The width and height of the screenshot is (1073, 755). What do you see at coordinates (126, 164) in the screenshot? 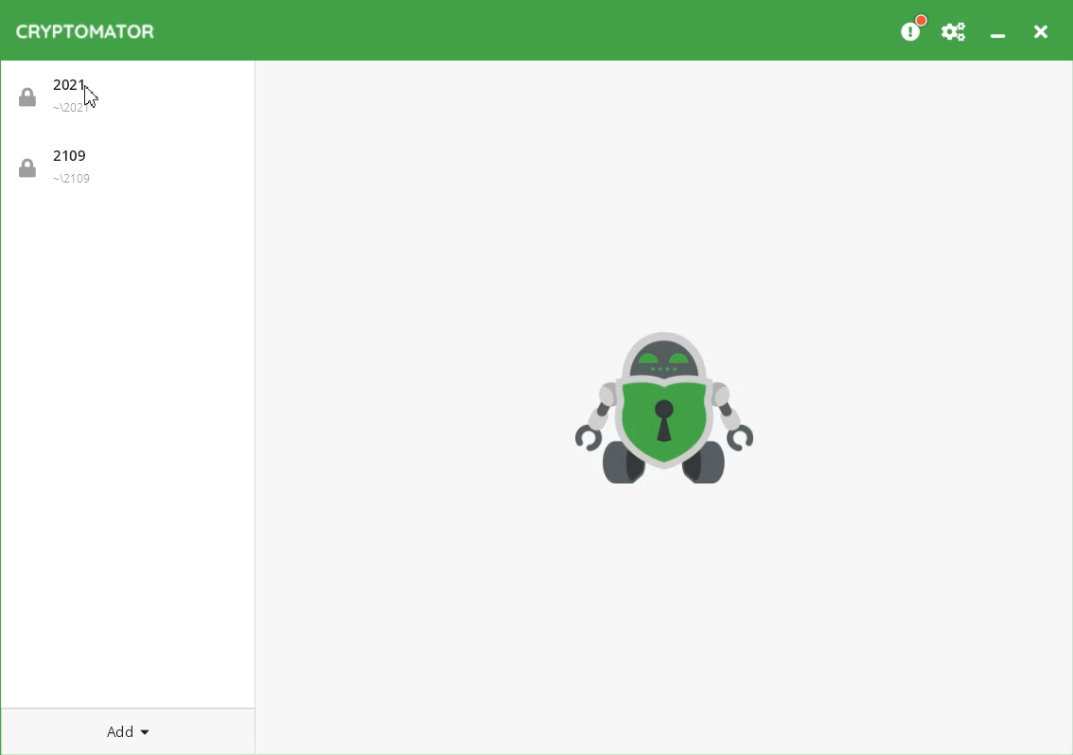
I see `2109 - Vault` at bounding box center [126, 164].